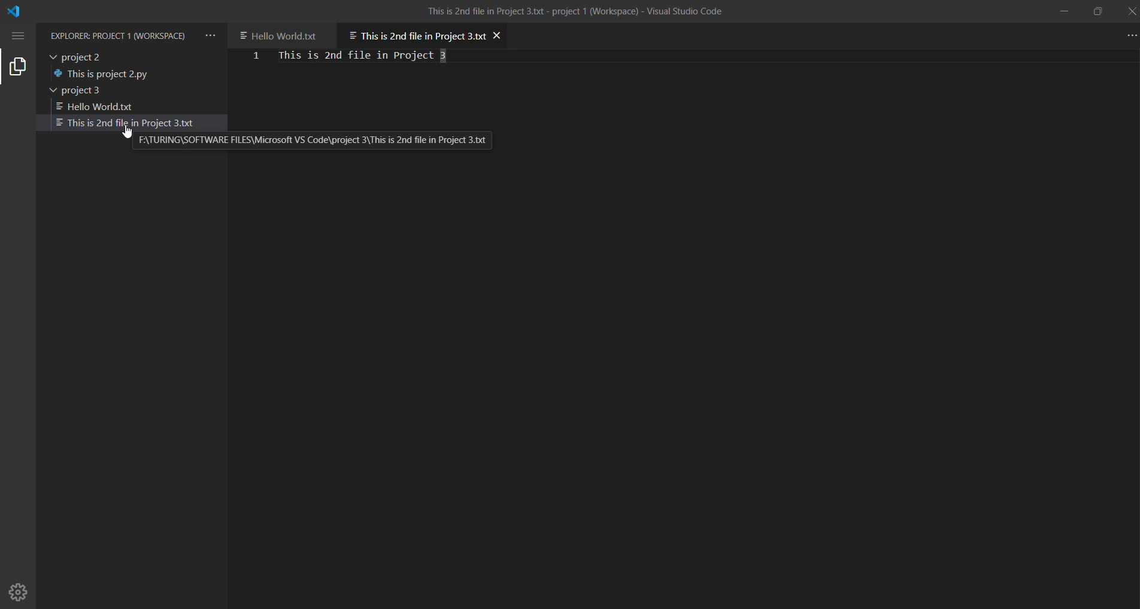  Describe the element at coordinates (126, 136) in the screenshot. I see `cursor` at that location.